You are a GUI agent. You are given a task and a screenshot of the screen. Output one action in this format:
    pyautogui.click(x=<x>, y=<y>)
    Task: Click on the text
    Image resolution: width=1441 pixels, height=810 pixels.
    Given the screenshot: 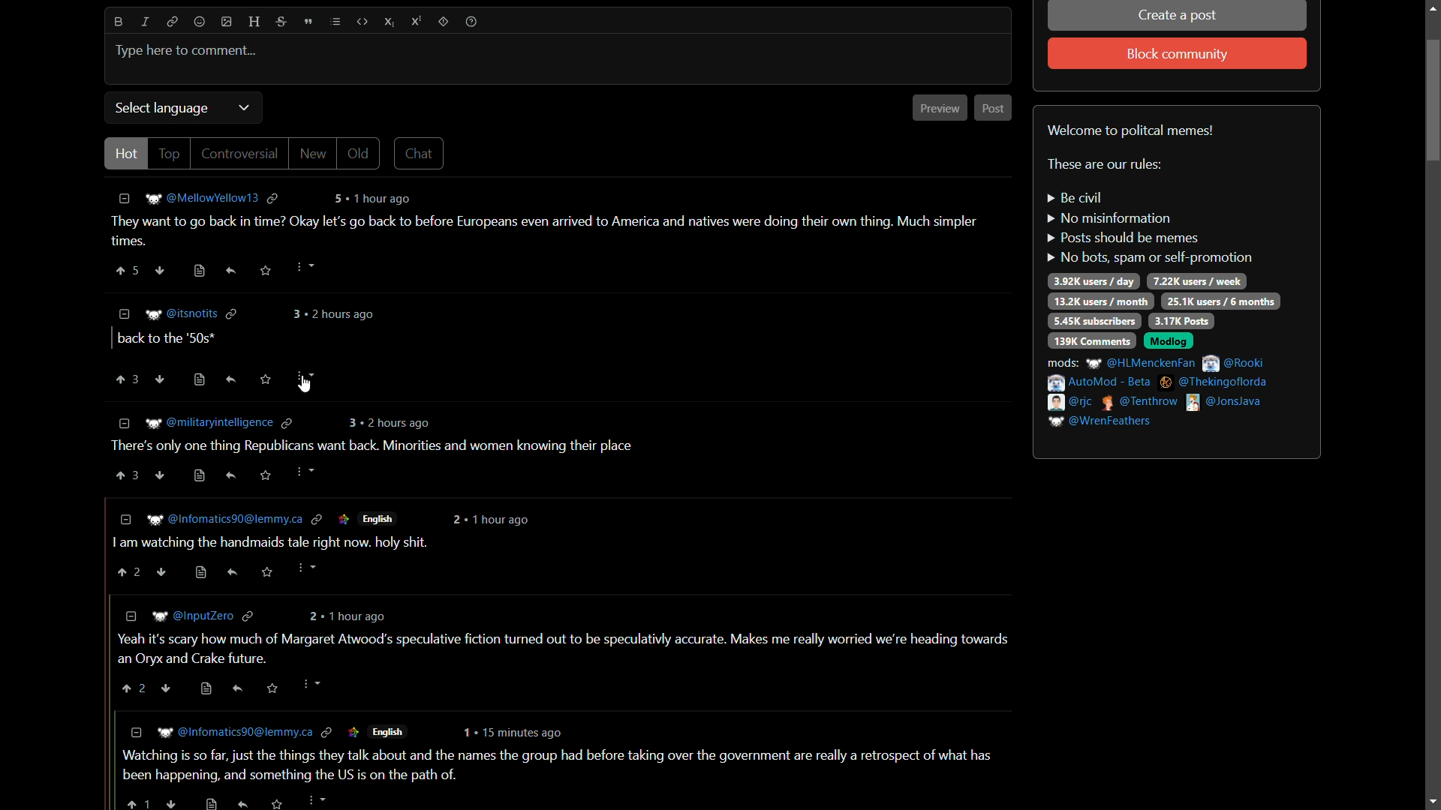 What is the action you would take?
    pyautogui.click(x=1105, y=165)
    